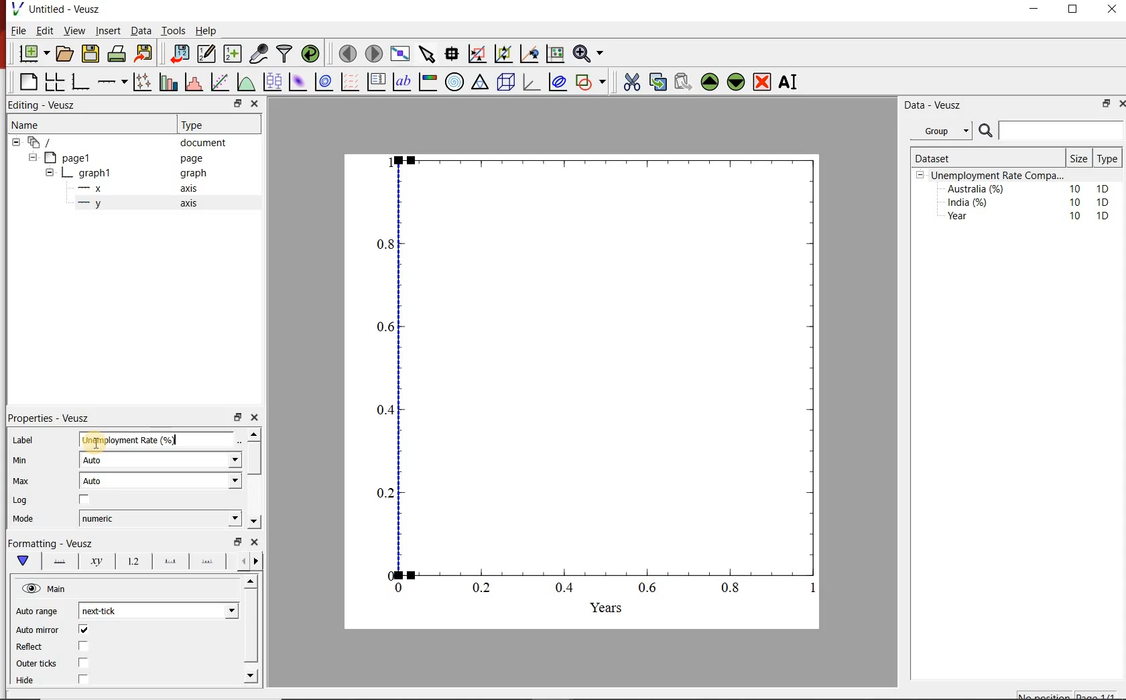 Image resolution: width=1126 pixels, height=700 pixels. I want to click on move right, so click(255, 561).